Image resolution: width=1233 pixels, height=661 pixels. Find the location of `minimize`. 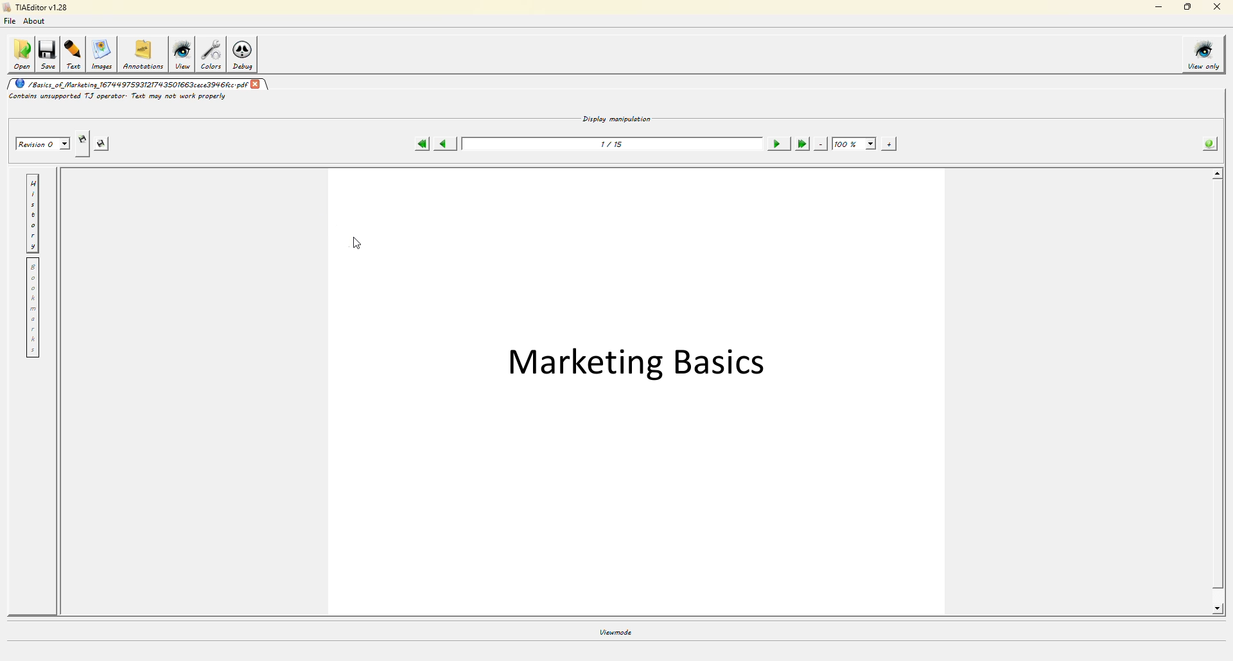

minimize is located at coordinates (1157, 7).